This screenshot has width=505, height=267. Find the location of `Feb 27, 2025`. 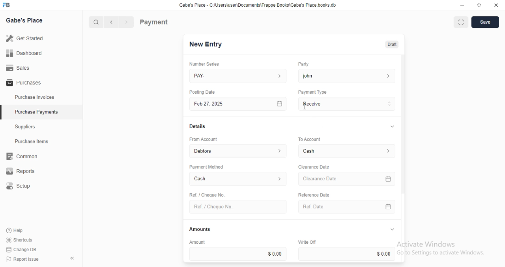

Feb 27, 2025 is located at coordinates (239, 104).